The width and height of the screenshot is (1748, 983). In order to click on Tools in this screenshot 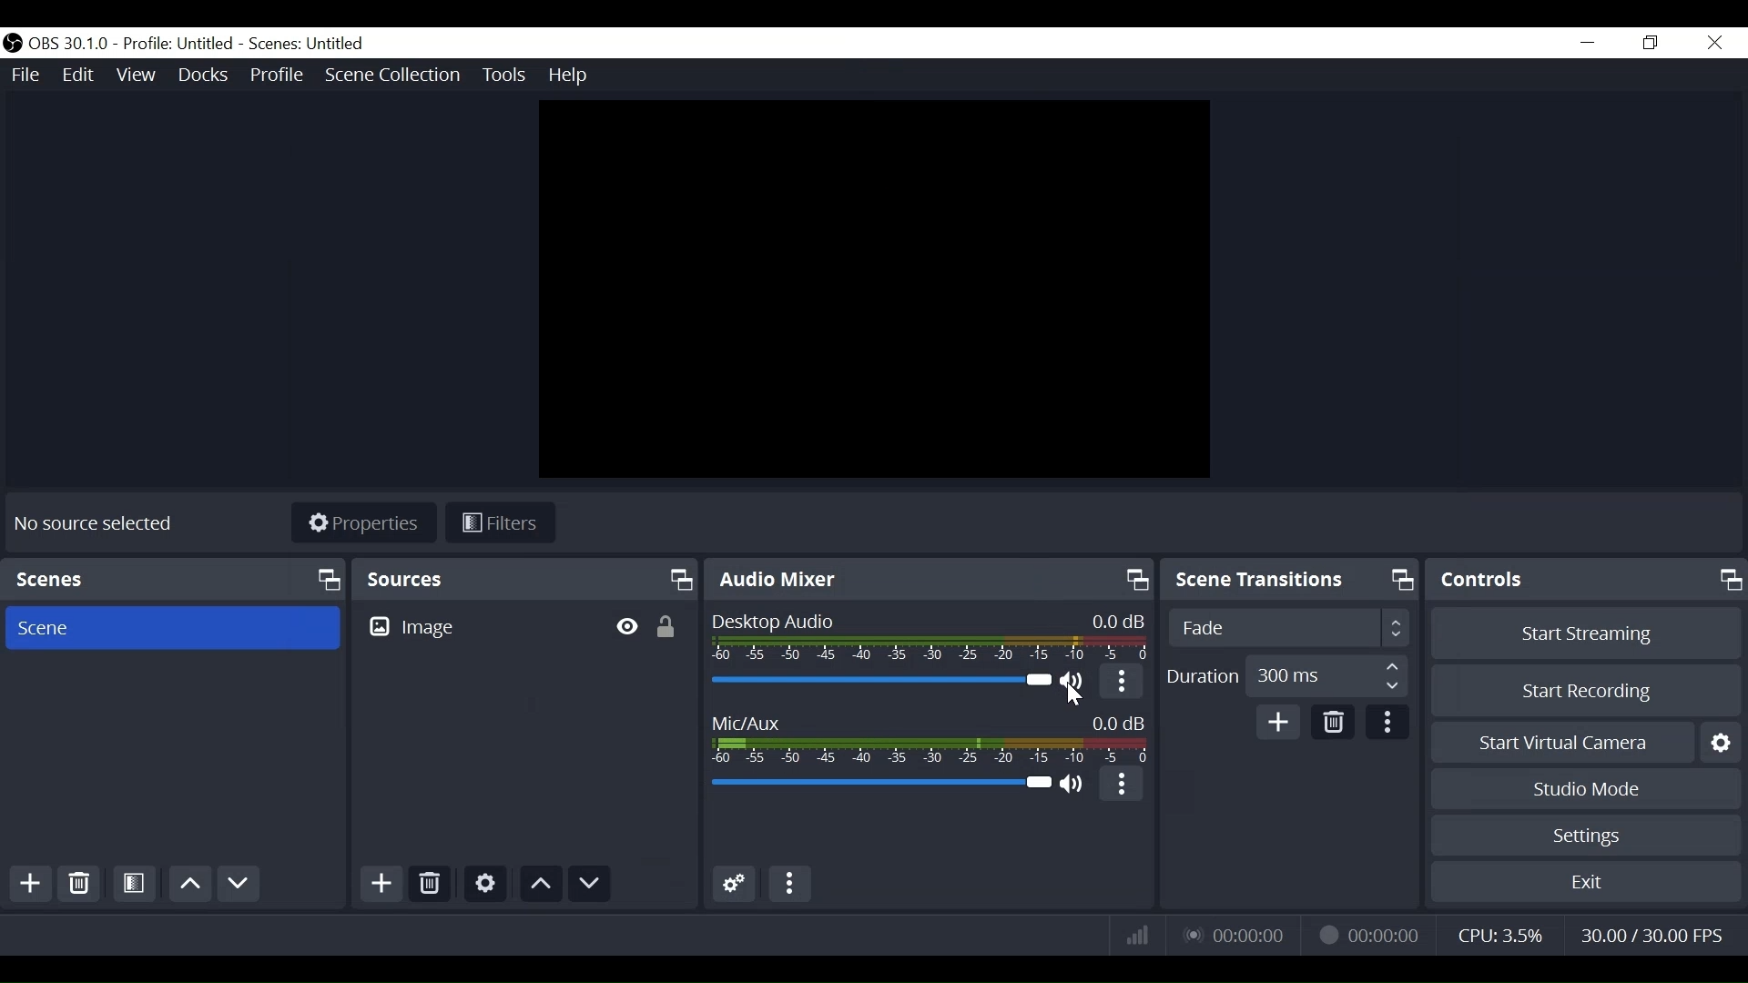, I will do `click(506, 77)`.